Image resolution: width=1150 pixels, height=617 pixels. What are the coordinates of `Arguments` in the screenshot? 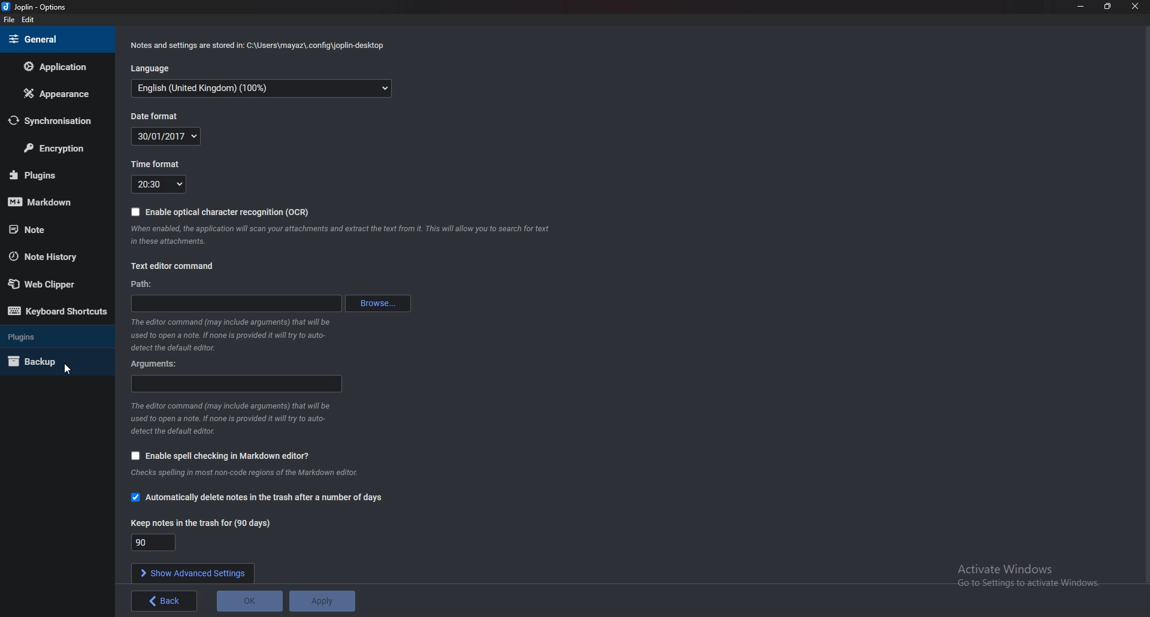 It's located at (158, 364).